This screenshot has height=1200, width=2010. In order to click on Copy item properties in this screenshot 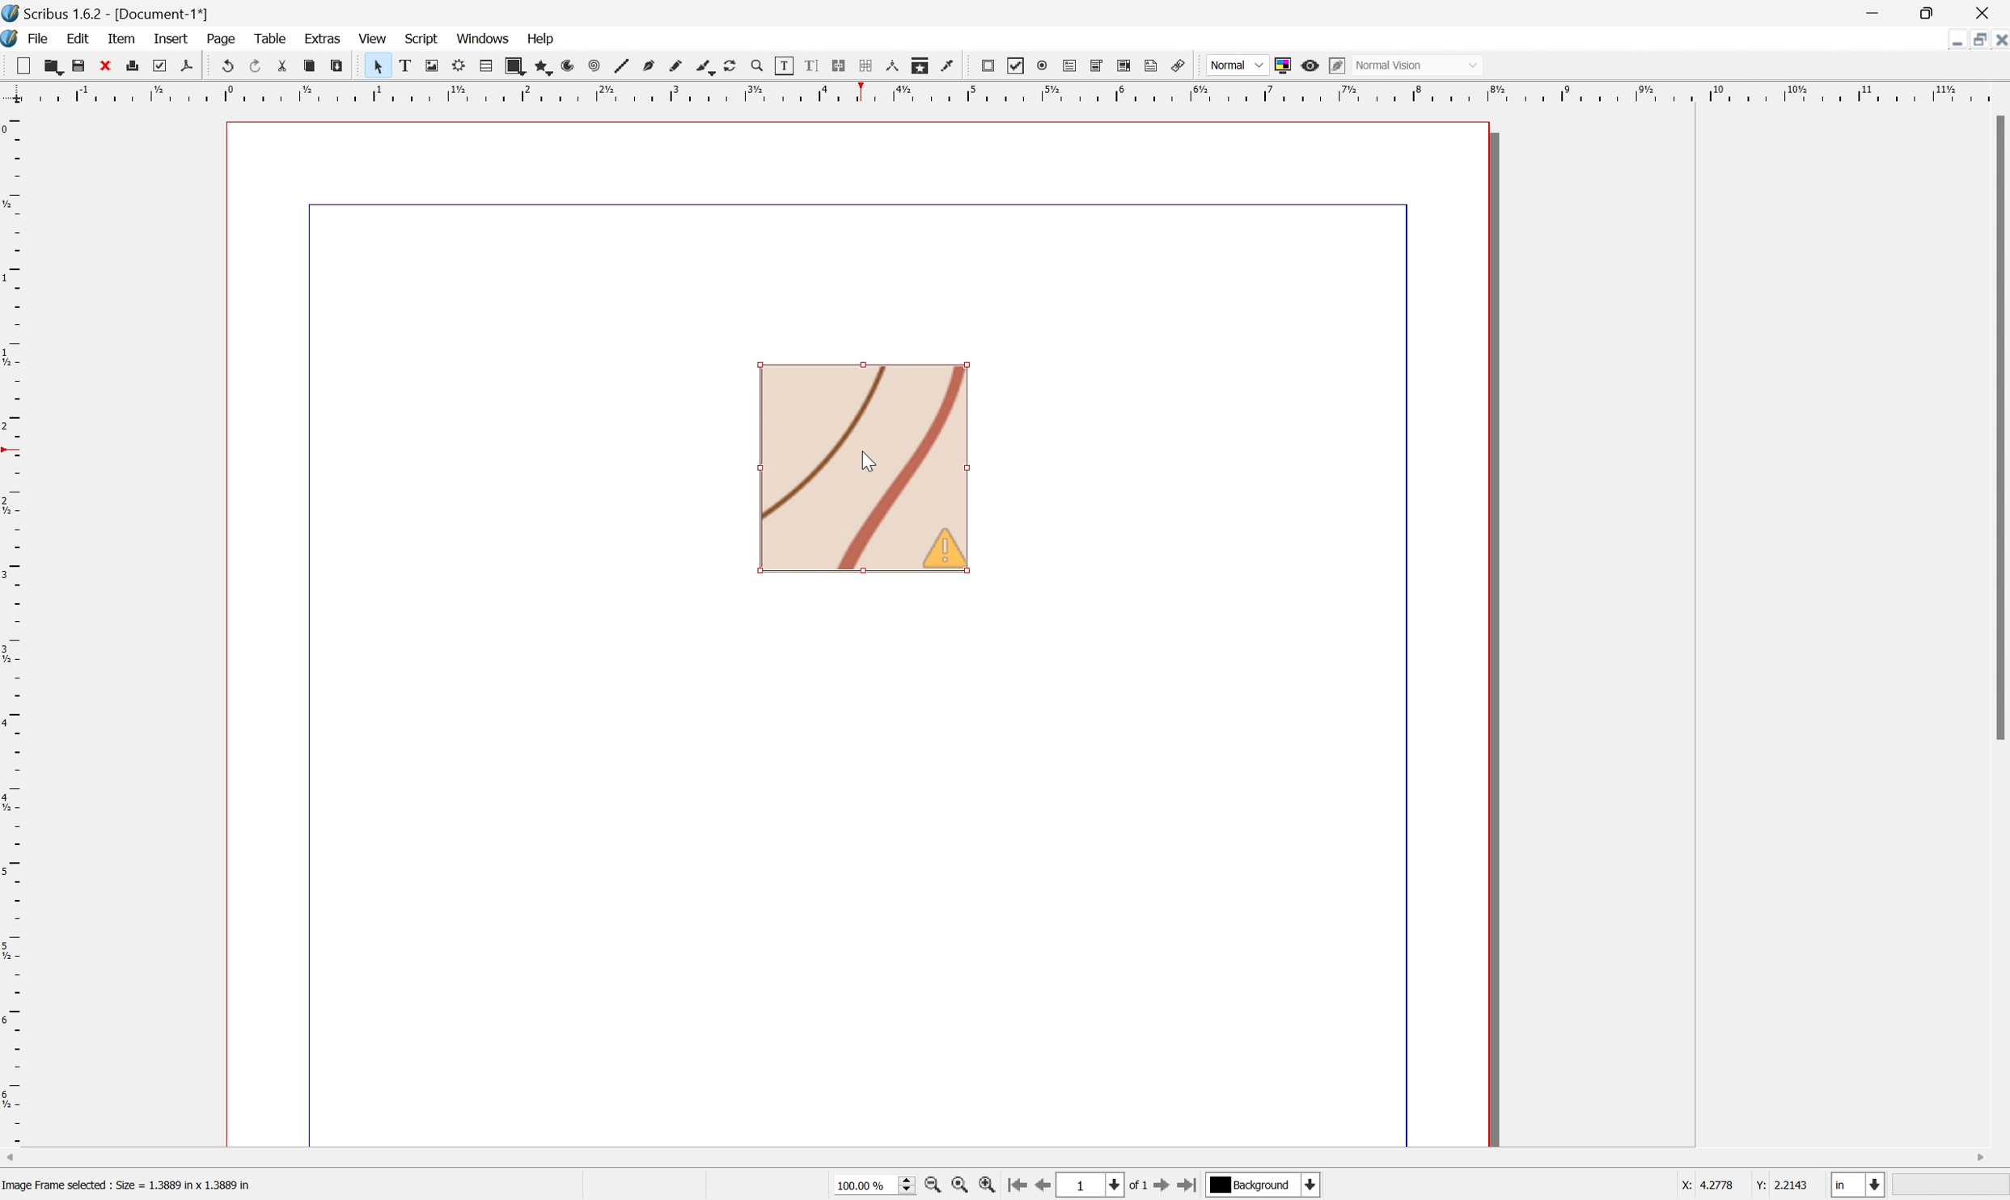, I will do `click(925, 66)`.